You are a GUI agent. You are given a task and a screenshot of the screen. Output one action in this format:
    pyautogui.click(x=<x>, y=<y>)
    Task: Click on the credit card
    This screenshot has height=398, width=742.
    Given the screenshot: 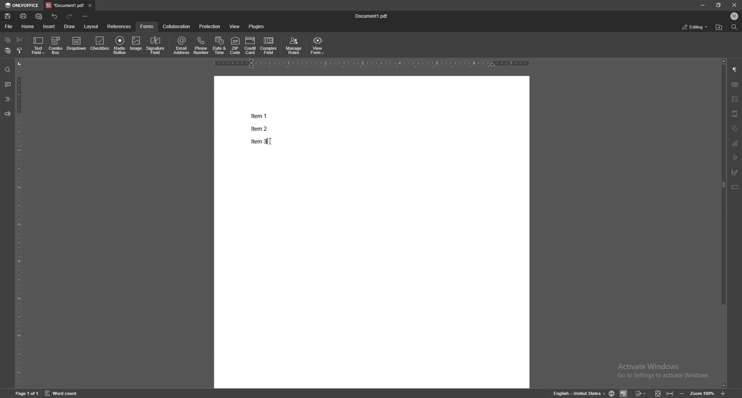 What is the action you would take?
    pyautogui.click(x=251, y=46)
    